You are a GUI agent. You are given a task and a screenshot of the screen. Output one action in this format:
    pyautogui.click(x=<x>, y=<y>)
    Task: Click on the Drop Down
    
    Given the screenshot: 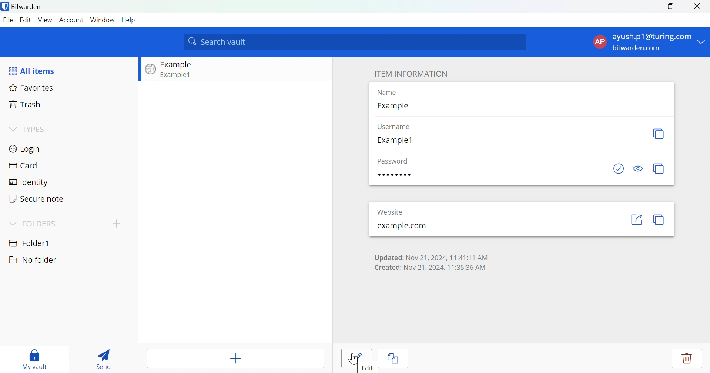 What is the action you would take?
    pyautogui.click(x=12, y=128)
    